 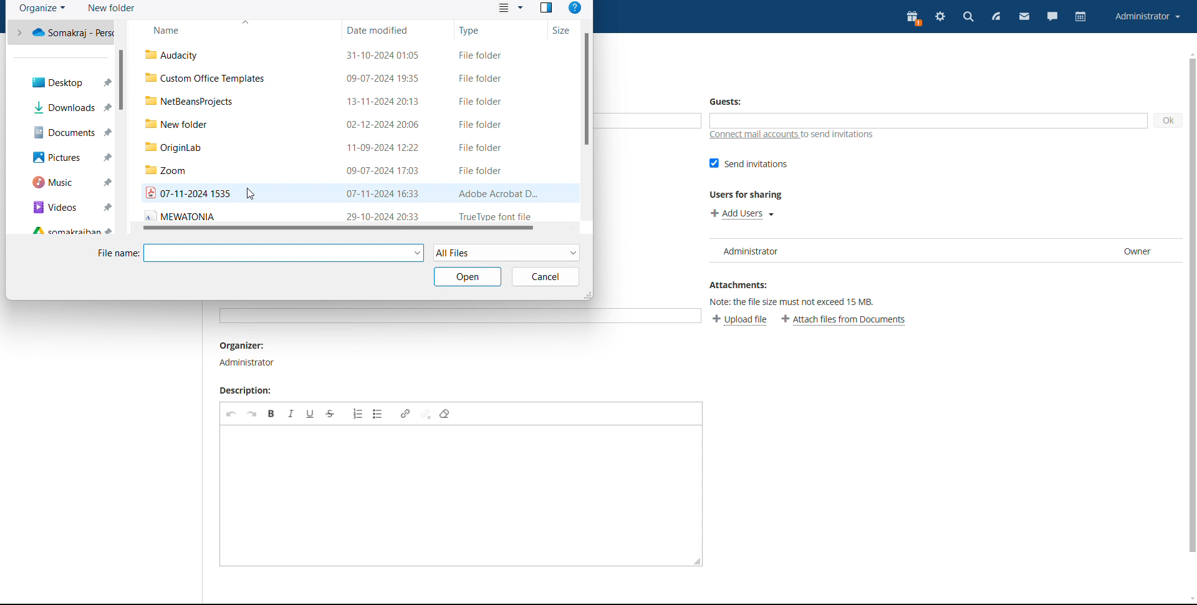 What do you see at coordinates (512, 8) in the screenshot?
I see `view` at bounding box center [512, 8].